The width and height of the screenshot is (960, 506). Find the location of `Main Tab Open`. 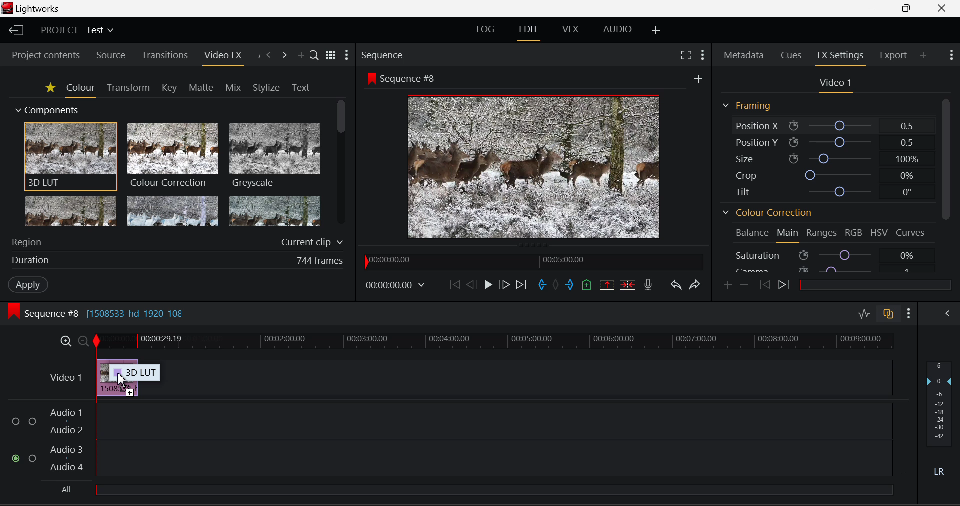

Main Tab Open is located at coordinates (788, 235).